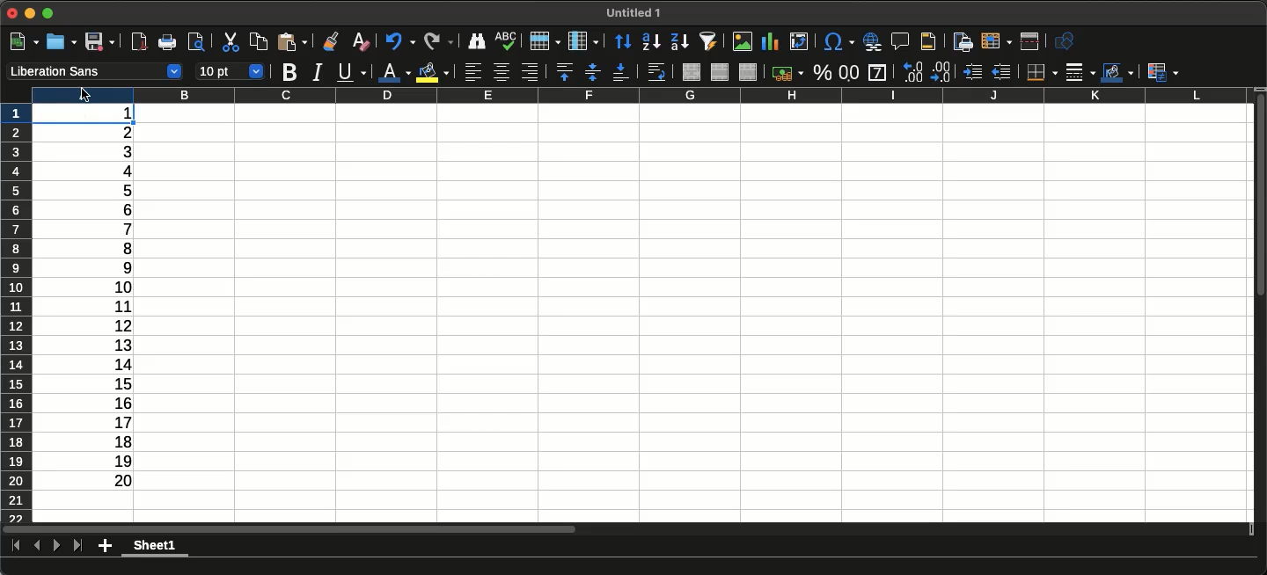 The image size is (1267, 575). Describe the element at coordinates (590, 71) in the screenshot. I see `Center vertically` at that location.